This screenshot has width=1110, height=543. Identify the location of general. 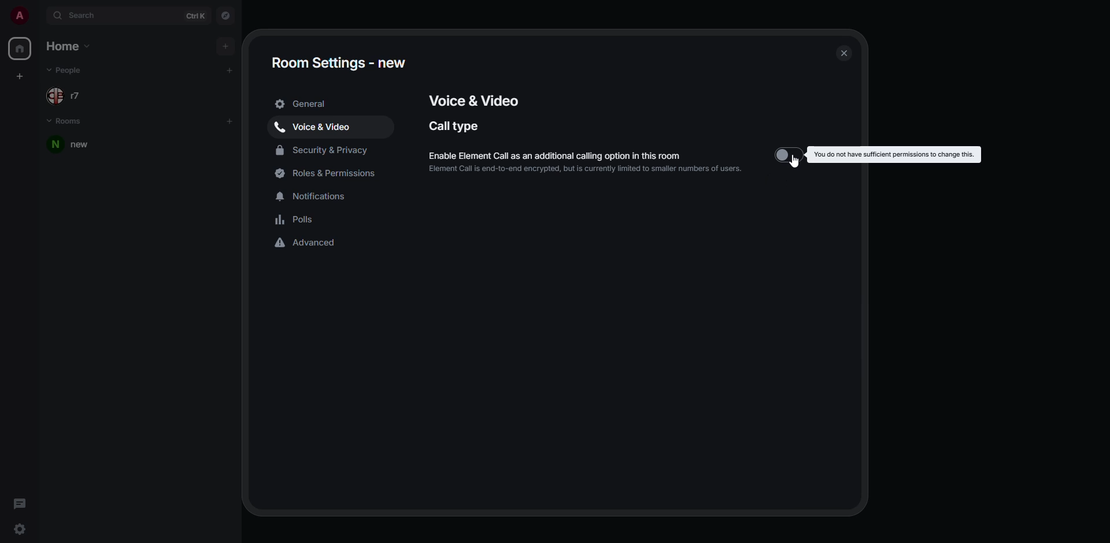
(304, 103).